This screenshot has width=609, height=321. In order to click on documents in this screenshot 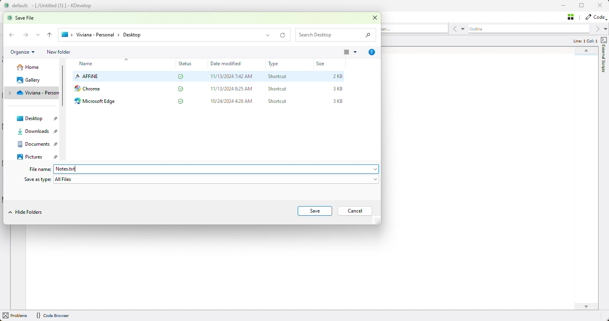, I will do `click(36, 144)`.